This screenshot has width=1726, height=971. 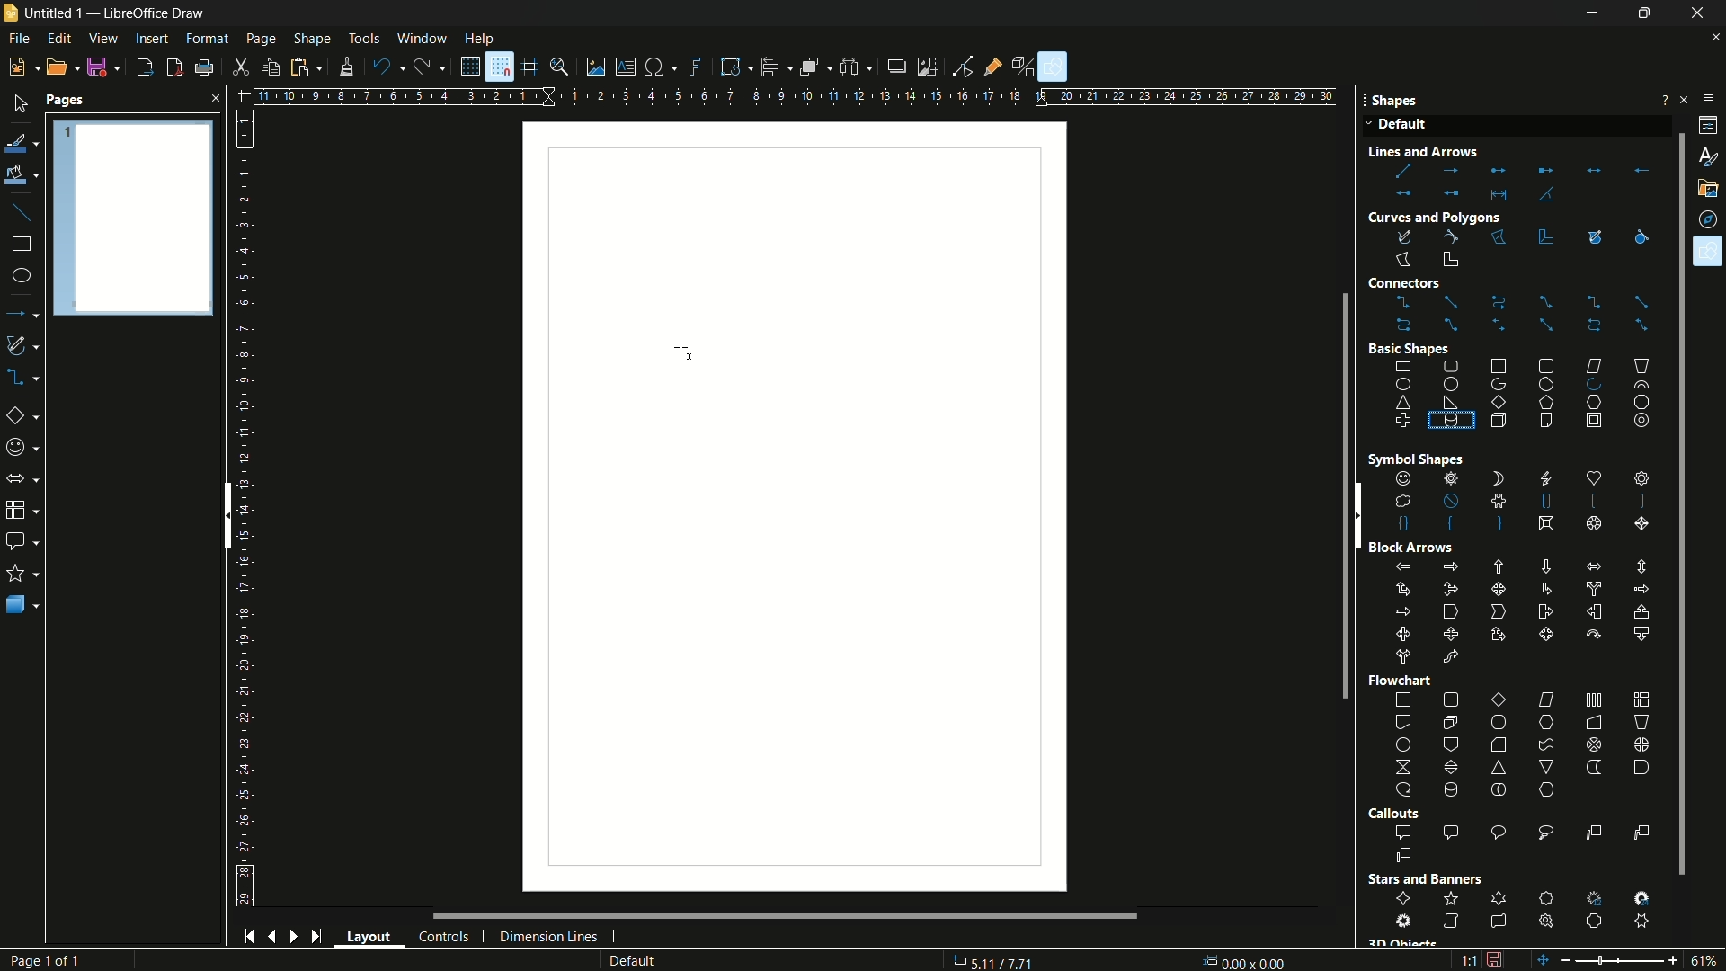 I want to click on paste, so click(x=310, y=67).